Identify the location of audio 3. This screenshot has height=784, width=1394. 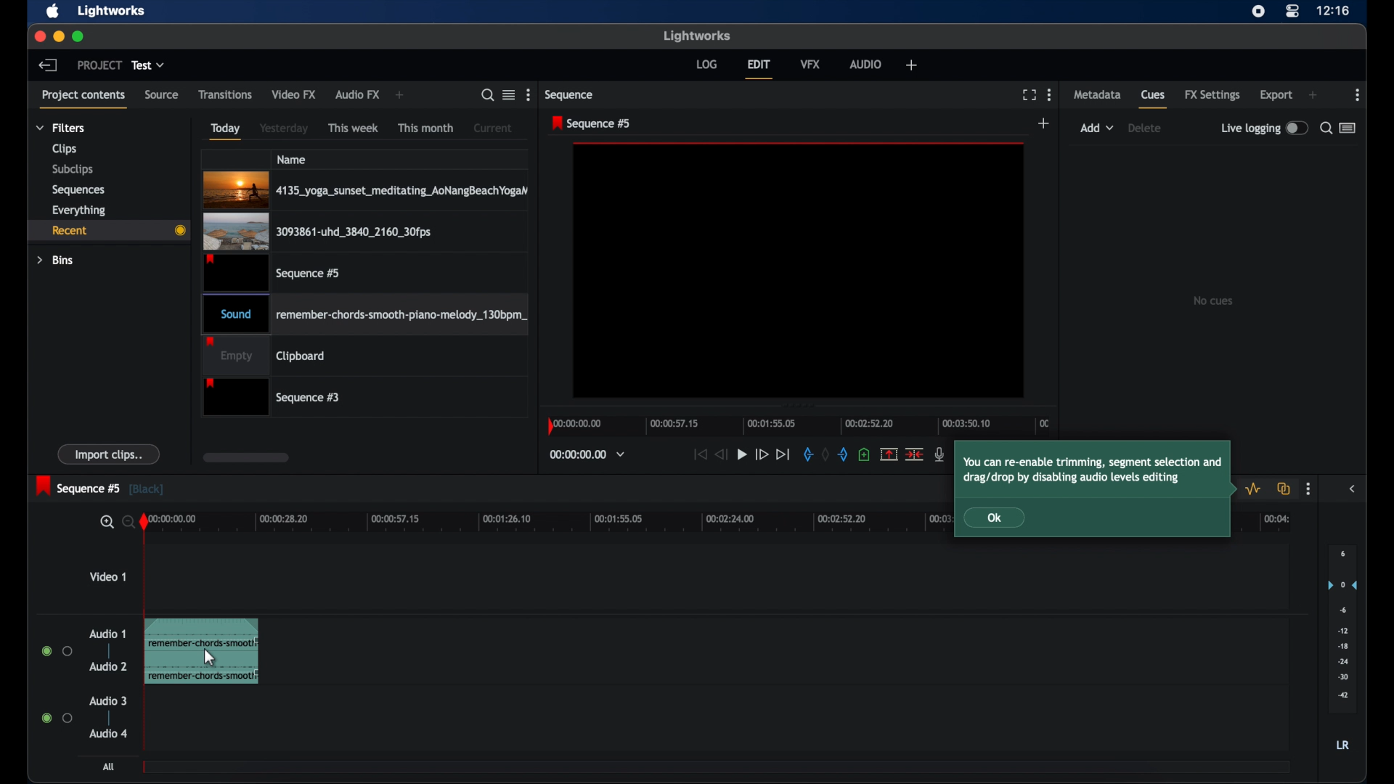
(109, 701).